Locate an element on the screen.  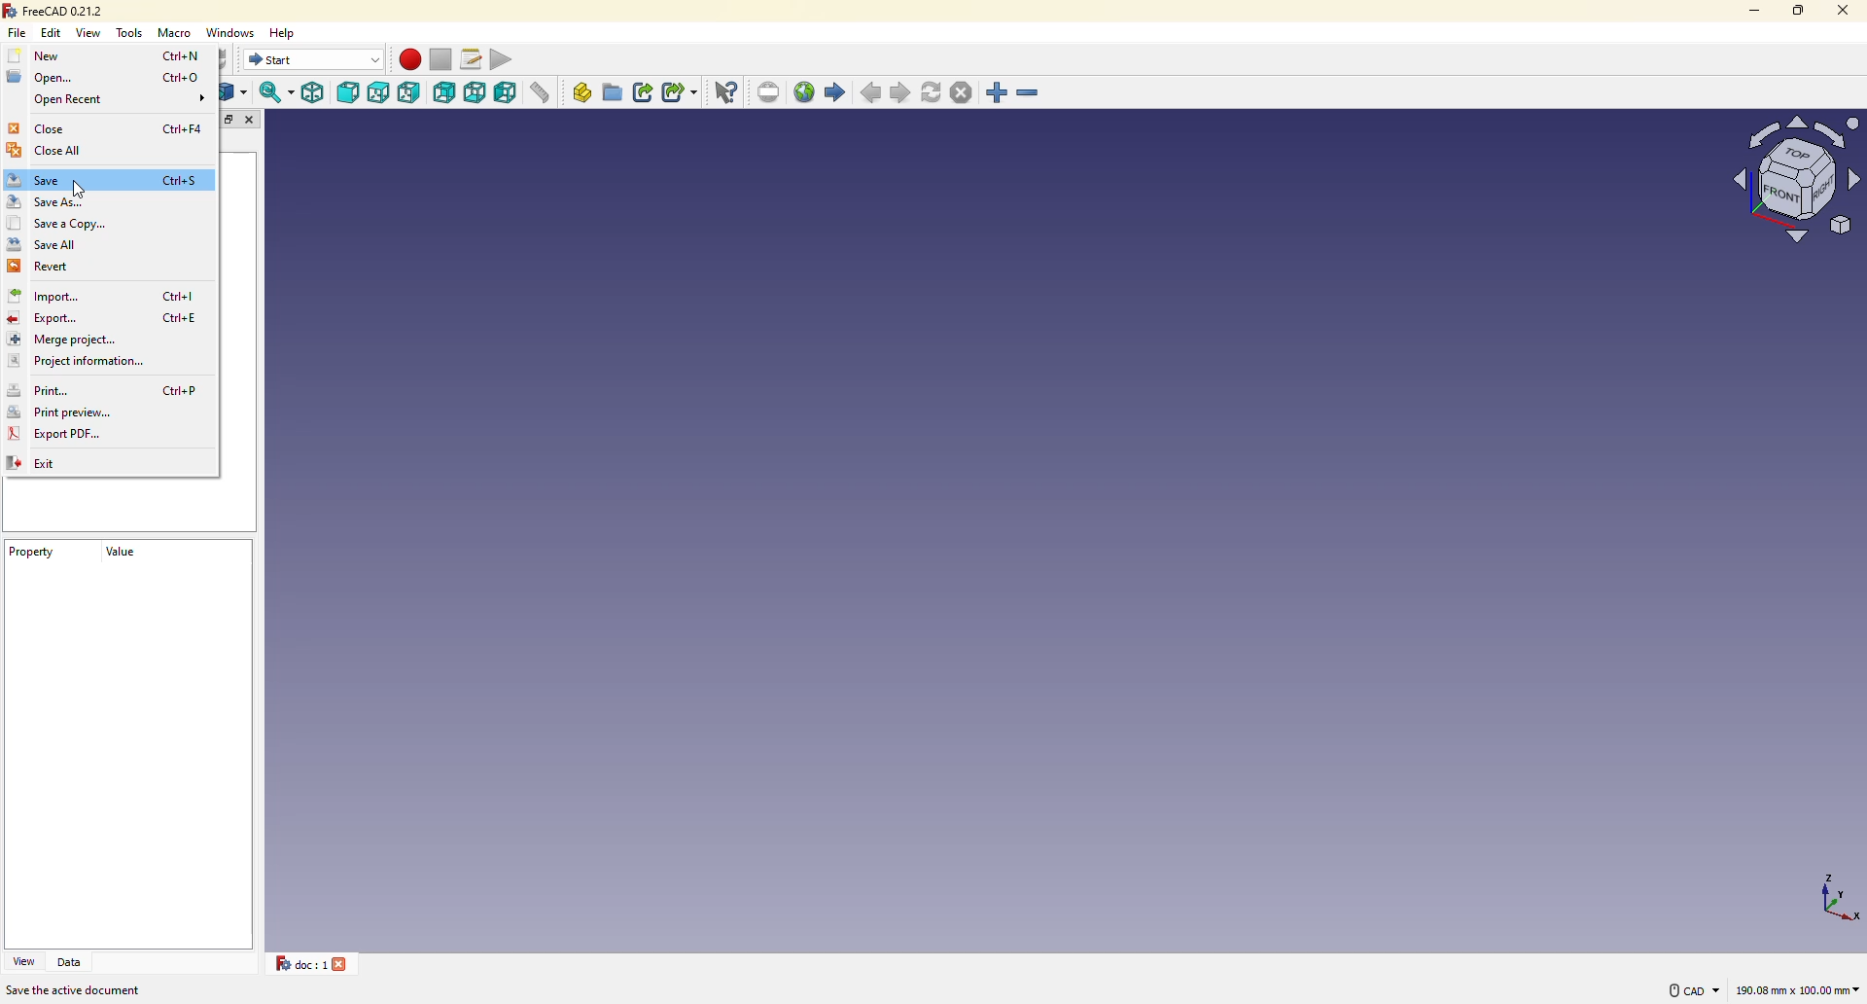
macros is located at coordinates (473, 57).